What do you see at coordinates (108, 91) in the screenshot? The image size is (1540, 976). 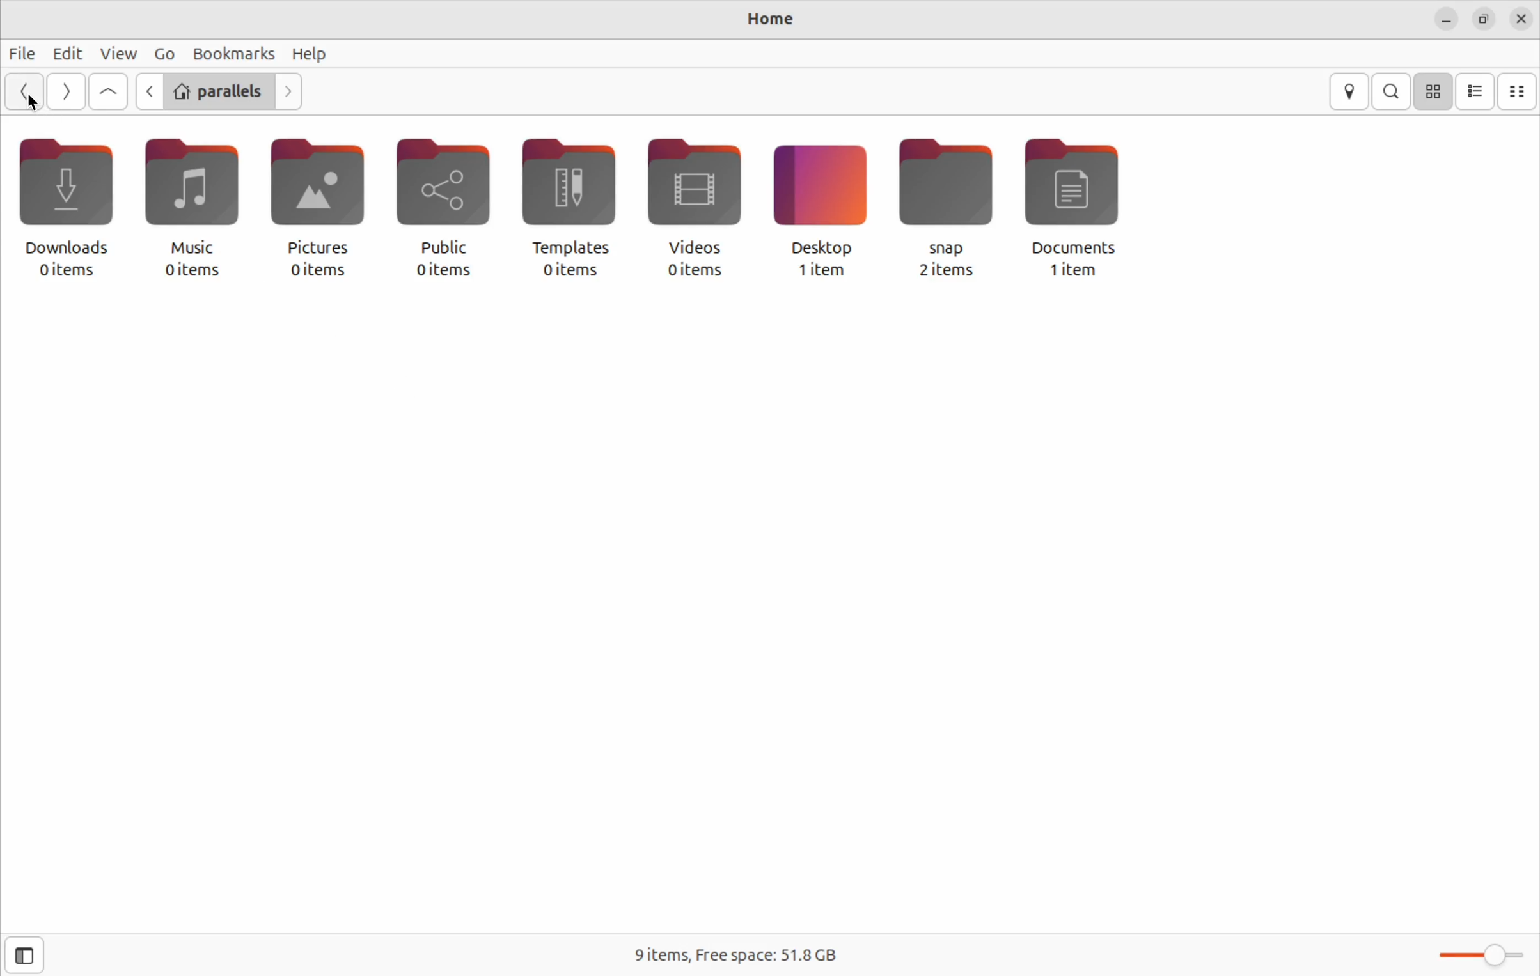 I see `Go to first file` at bounding box center [108, 91].